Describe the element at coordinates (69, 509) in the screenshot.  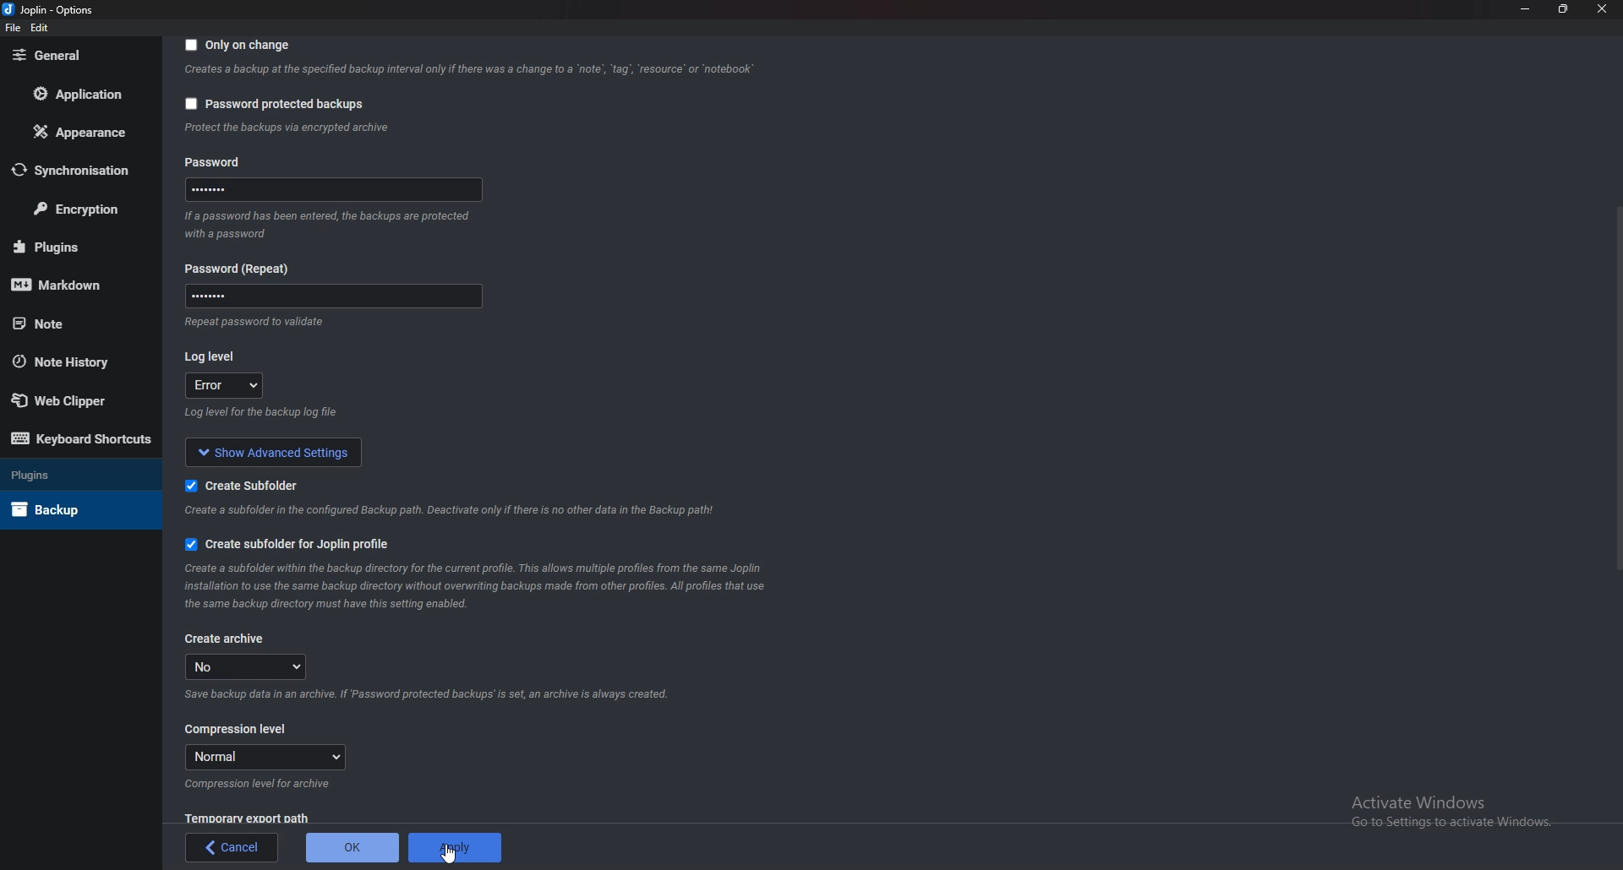
I see `Back up` at that location.